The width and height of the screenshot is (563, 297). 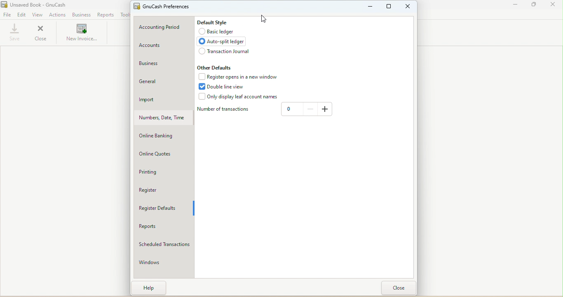 I want to click on Double line view, so click(x=227, y=86).